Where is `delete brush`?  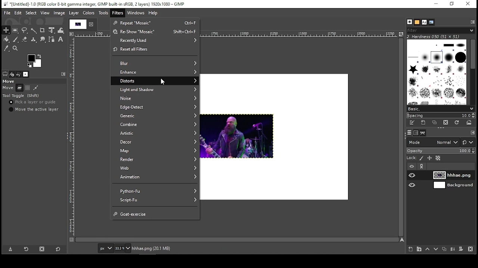 delete brush is located at coordinates (445, 123).